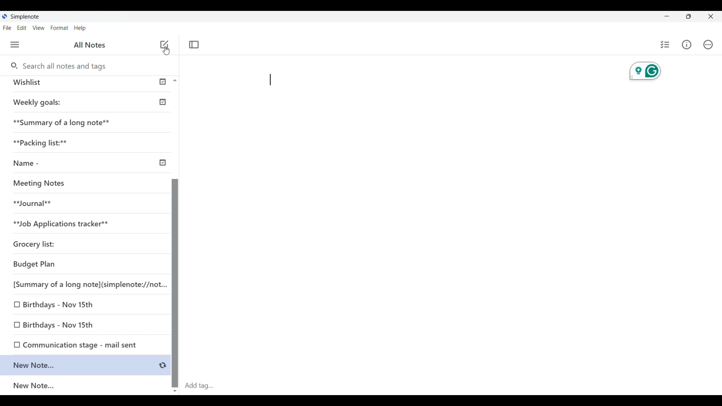  I want to click on Click to add tag, so click(449, 384).